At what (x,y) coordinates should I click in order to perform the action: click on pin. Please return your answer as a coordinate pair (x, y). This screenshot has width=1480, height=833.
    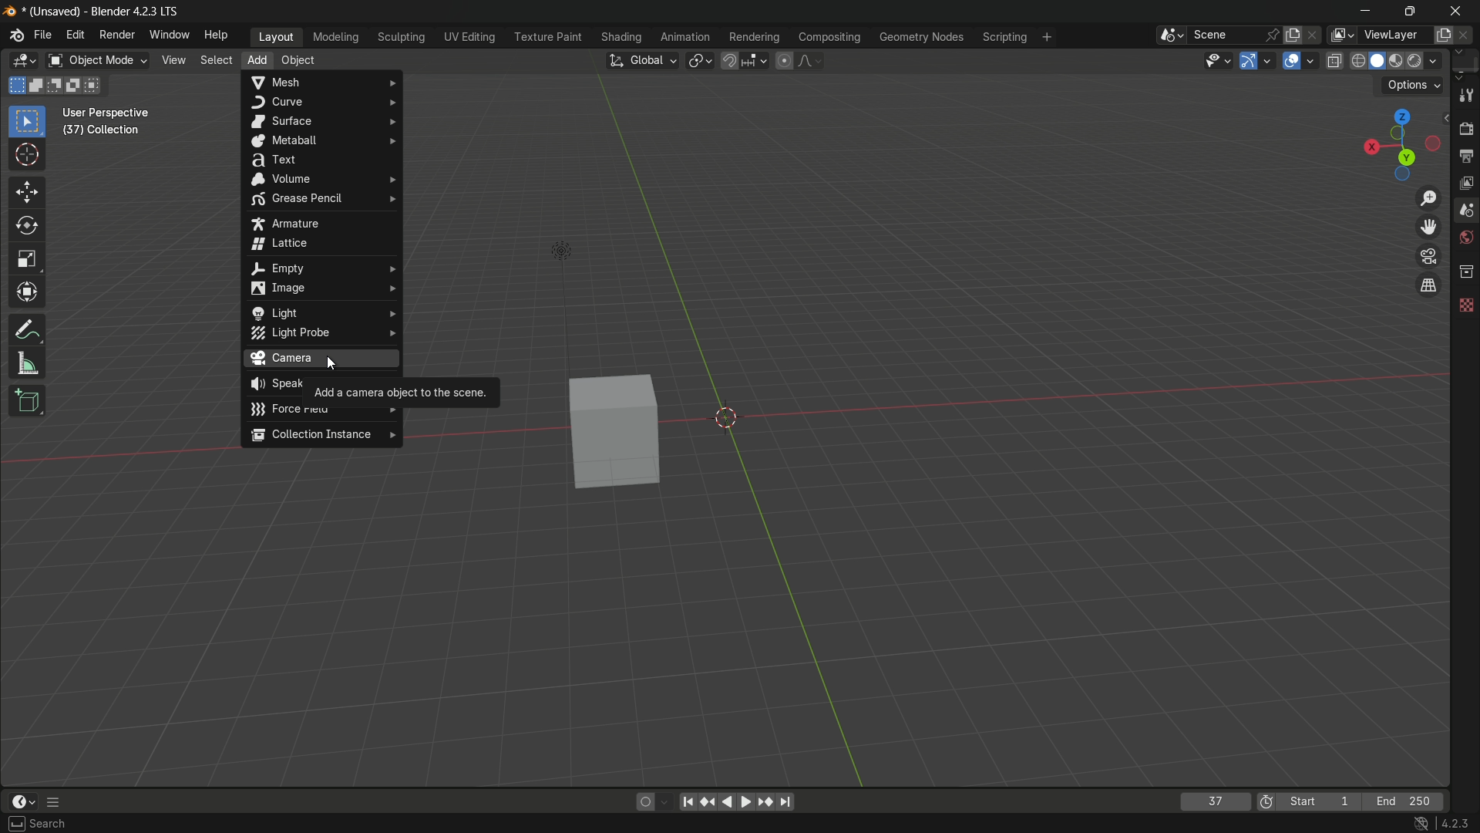
    Looking at the image, I should click on (1273, 36).